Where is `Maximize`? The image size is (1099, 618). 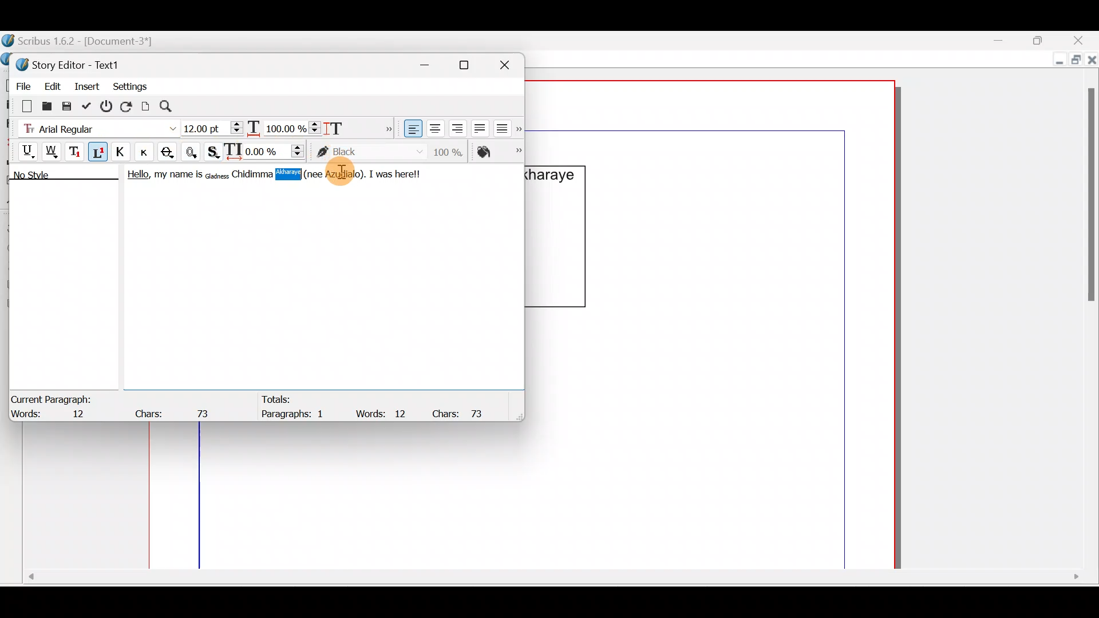
Maximize is located at coordinates (1045, 39).